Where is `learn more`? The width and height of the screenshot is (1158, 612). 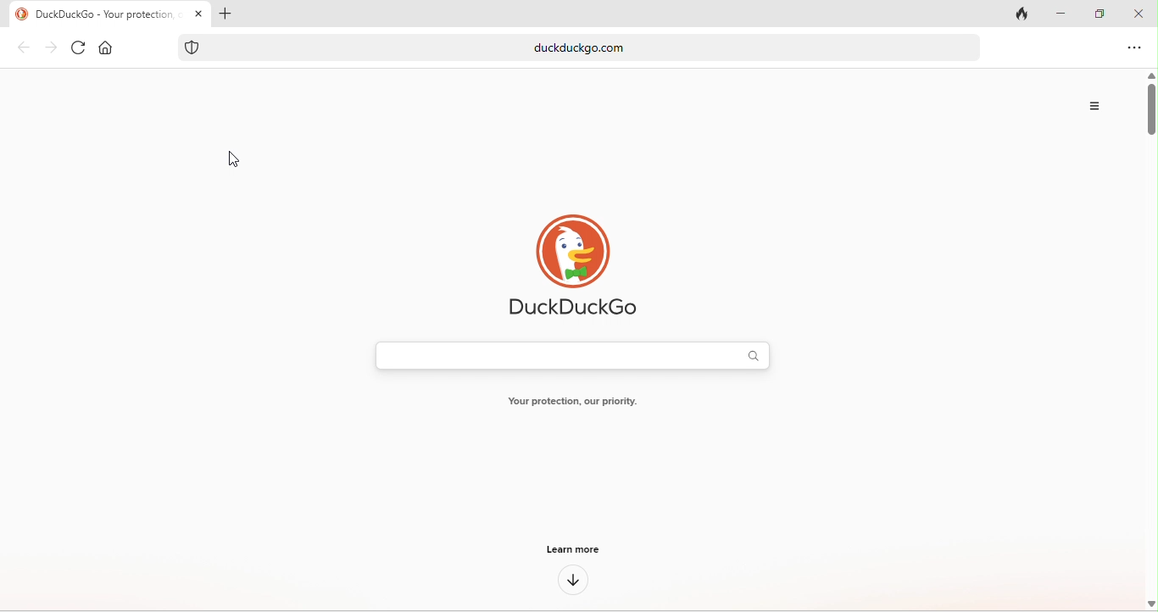 learn more is located at coordinates (571, 552).